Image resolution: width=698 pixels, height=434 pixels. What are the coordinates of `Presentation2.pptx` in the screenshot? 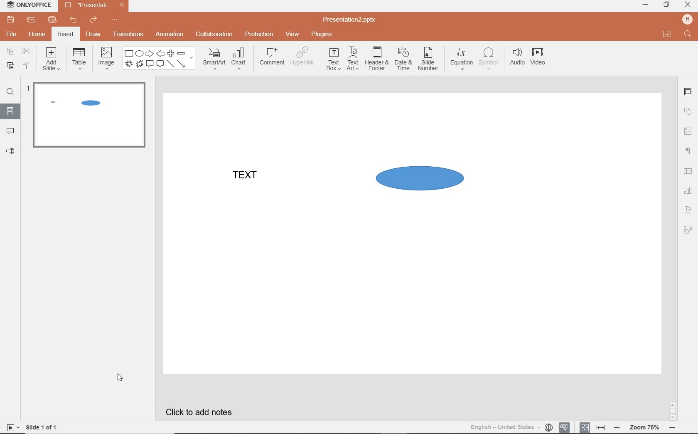 It's located at (93, 6).